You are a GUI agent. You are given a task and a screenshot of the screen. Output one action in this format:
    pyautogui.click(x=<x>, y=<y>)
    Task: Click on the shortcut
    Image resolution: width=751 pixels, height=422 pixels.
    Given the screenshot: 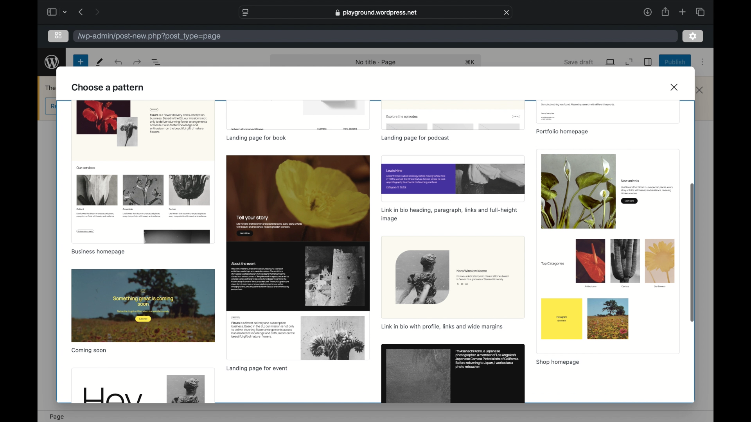 What is the action you would take?
    pyautogui.click(x=470, y=62)
    